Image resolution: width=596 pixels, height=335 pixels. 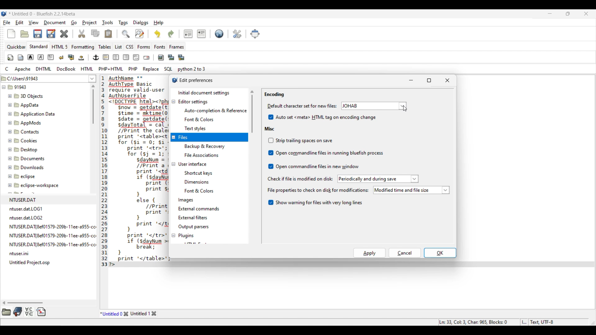 What do you see at coordinates (92, 78) in the screenshot?
I see `List of folder location` at bounding box center [92, 78].